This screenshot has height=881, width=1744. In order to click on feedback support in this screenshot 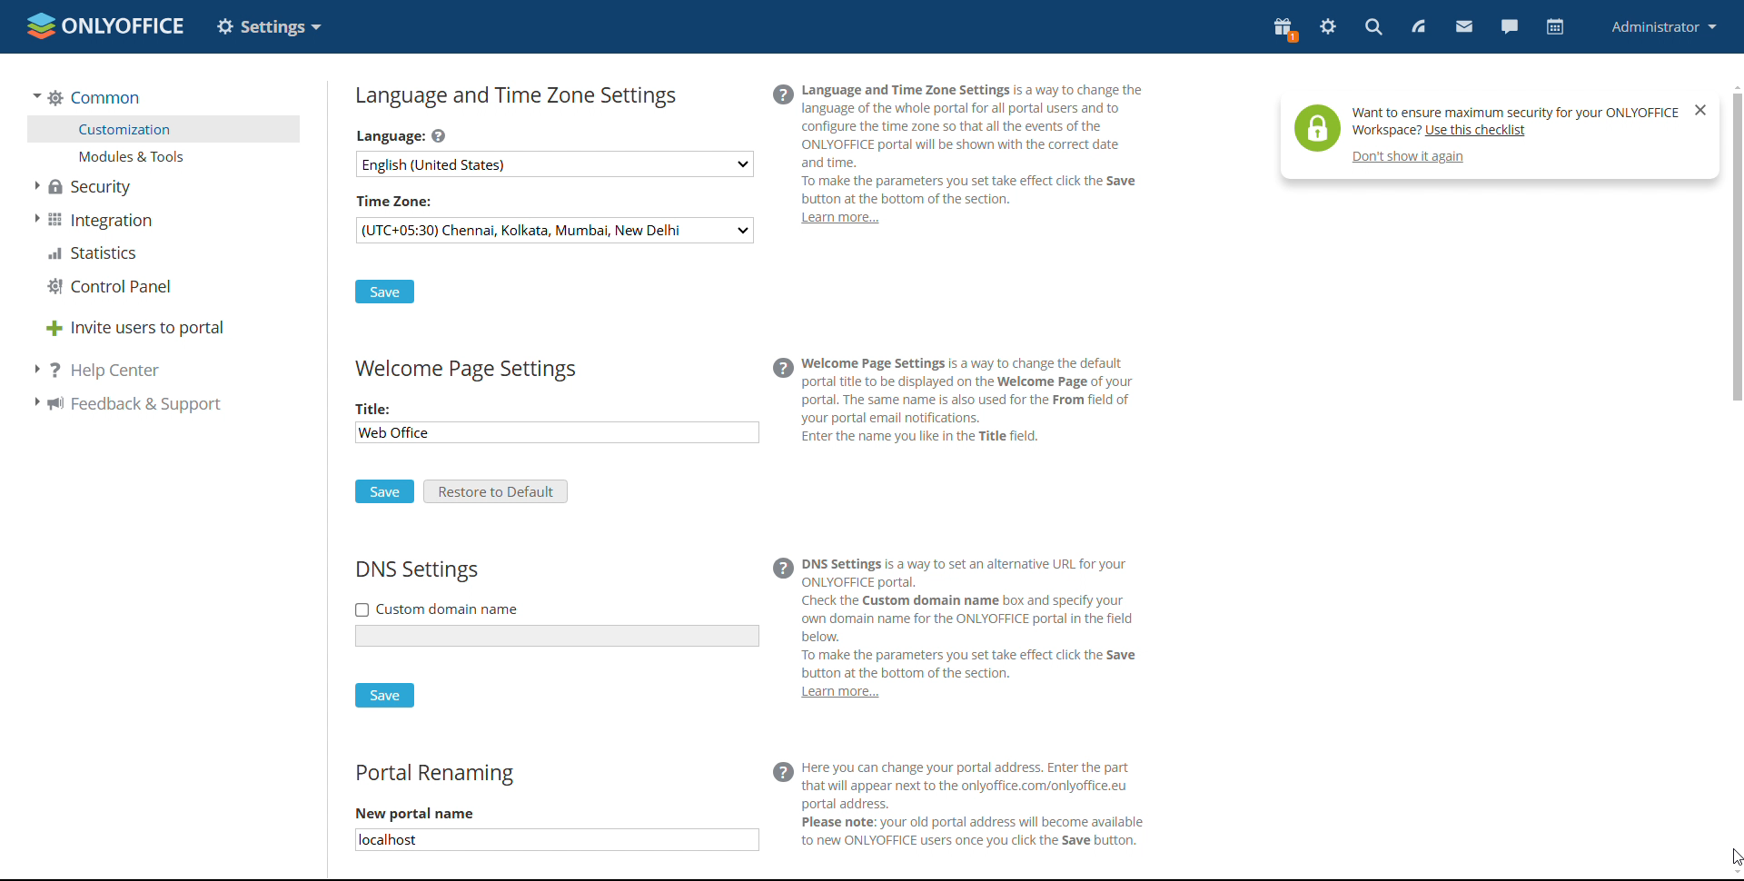, I will do `click(124, 405)`.